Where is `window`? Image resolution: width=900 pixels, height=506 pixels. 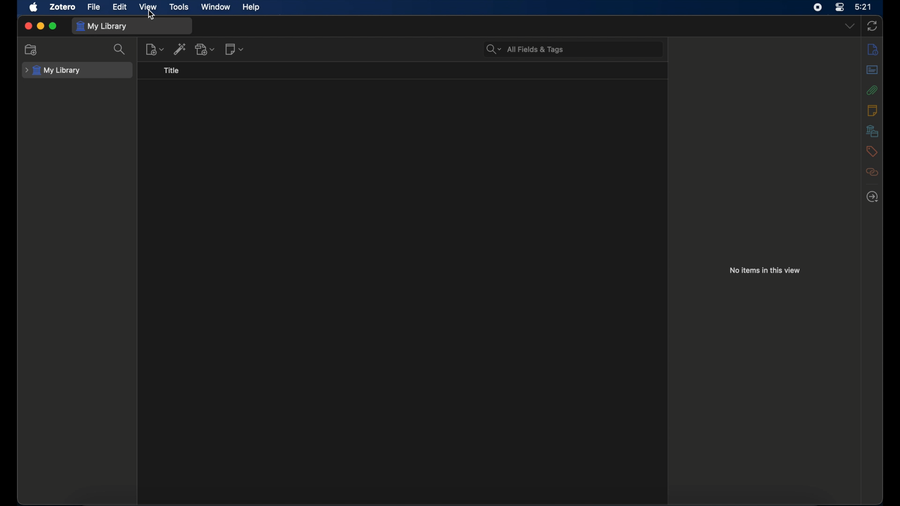 window is located at coordinates (216, 7).